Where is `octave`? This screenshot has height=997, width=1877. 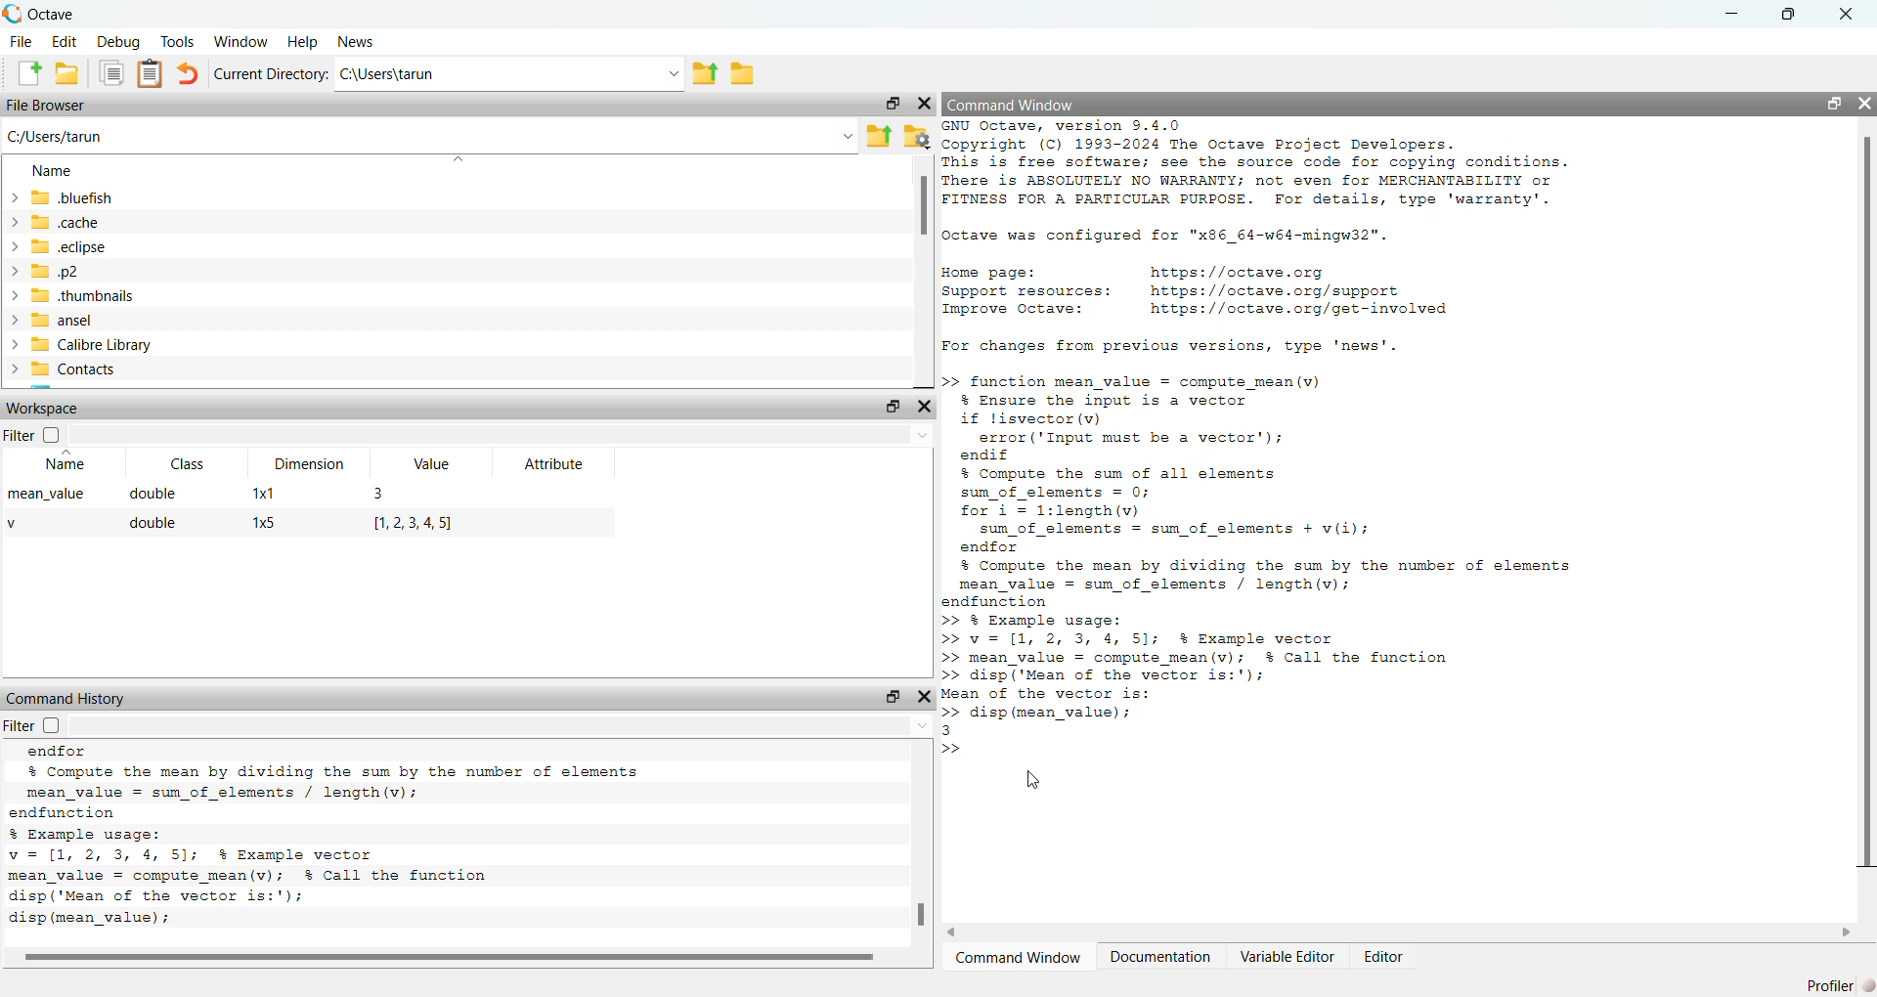 octave is located at coordinates (56, 15).